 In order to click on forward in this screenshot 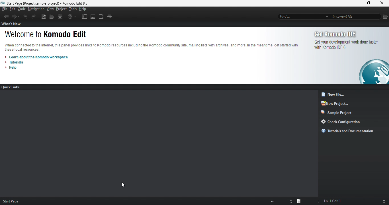, I will do `click(16, 16)`.